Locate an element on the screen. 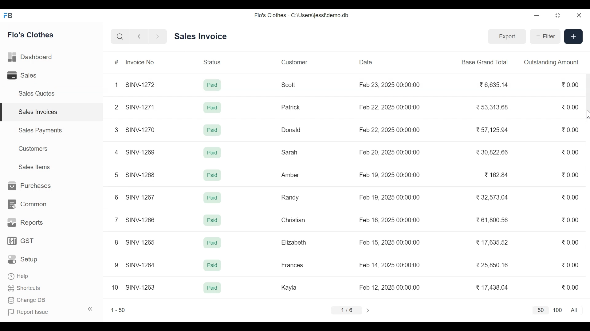 The height and width of the screenshot is (331, 590). Amber is located at coordinates (291, 175).